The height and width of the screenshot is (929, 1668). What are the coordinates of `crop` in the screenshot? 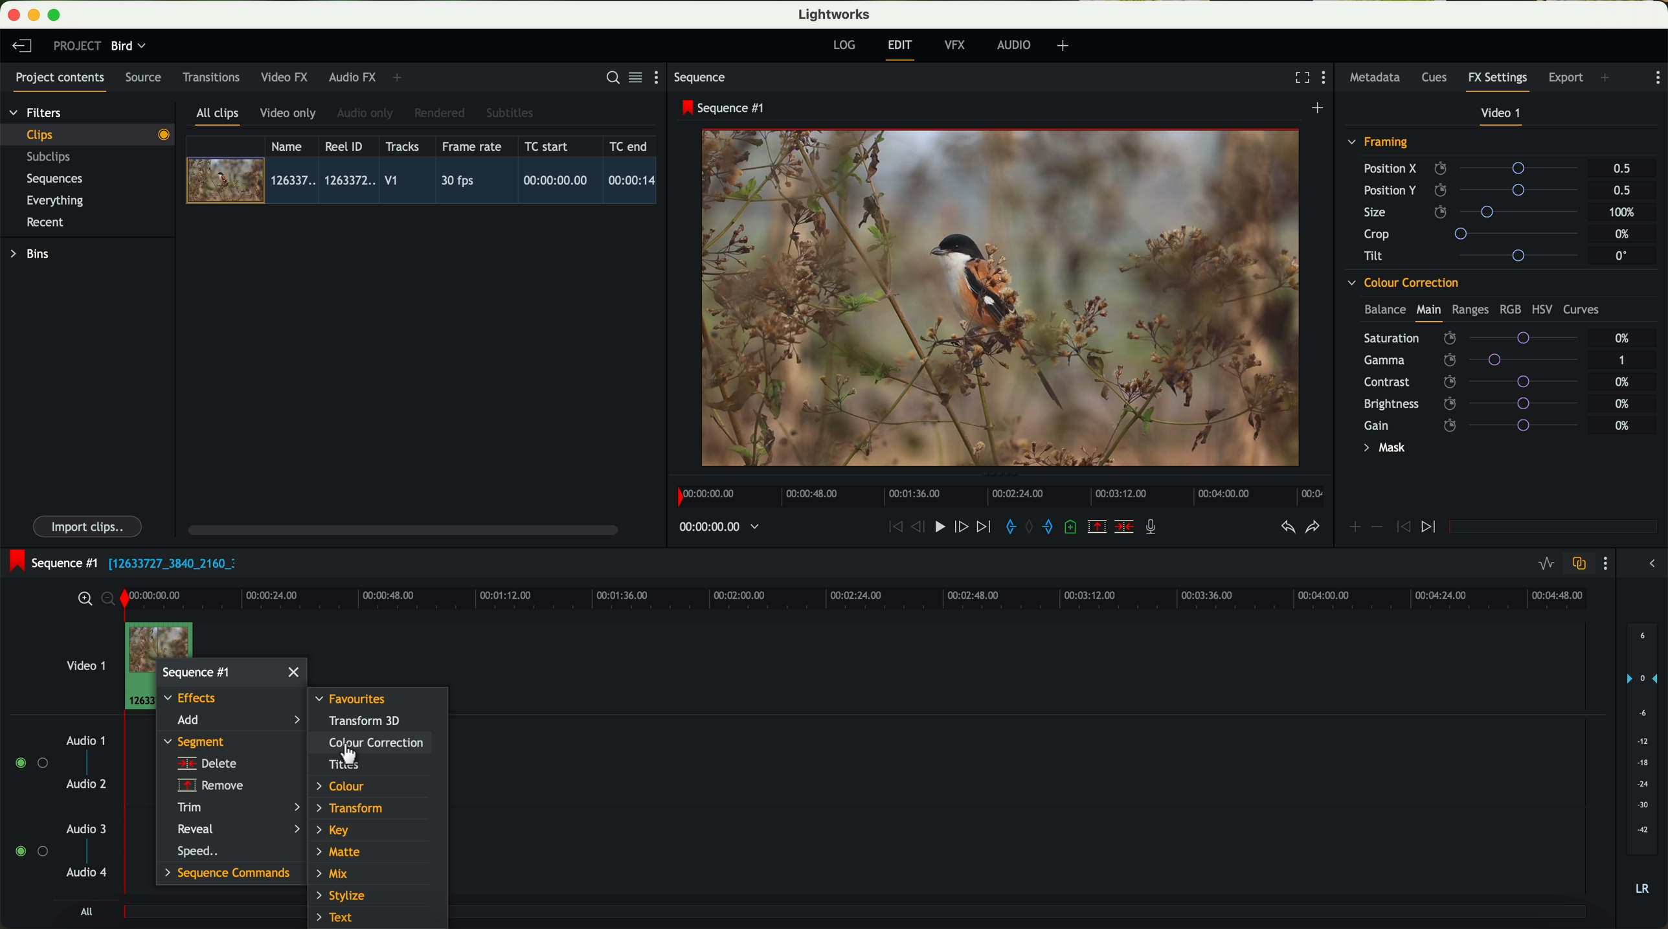 It's located at (1476, 233).